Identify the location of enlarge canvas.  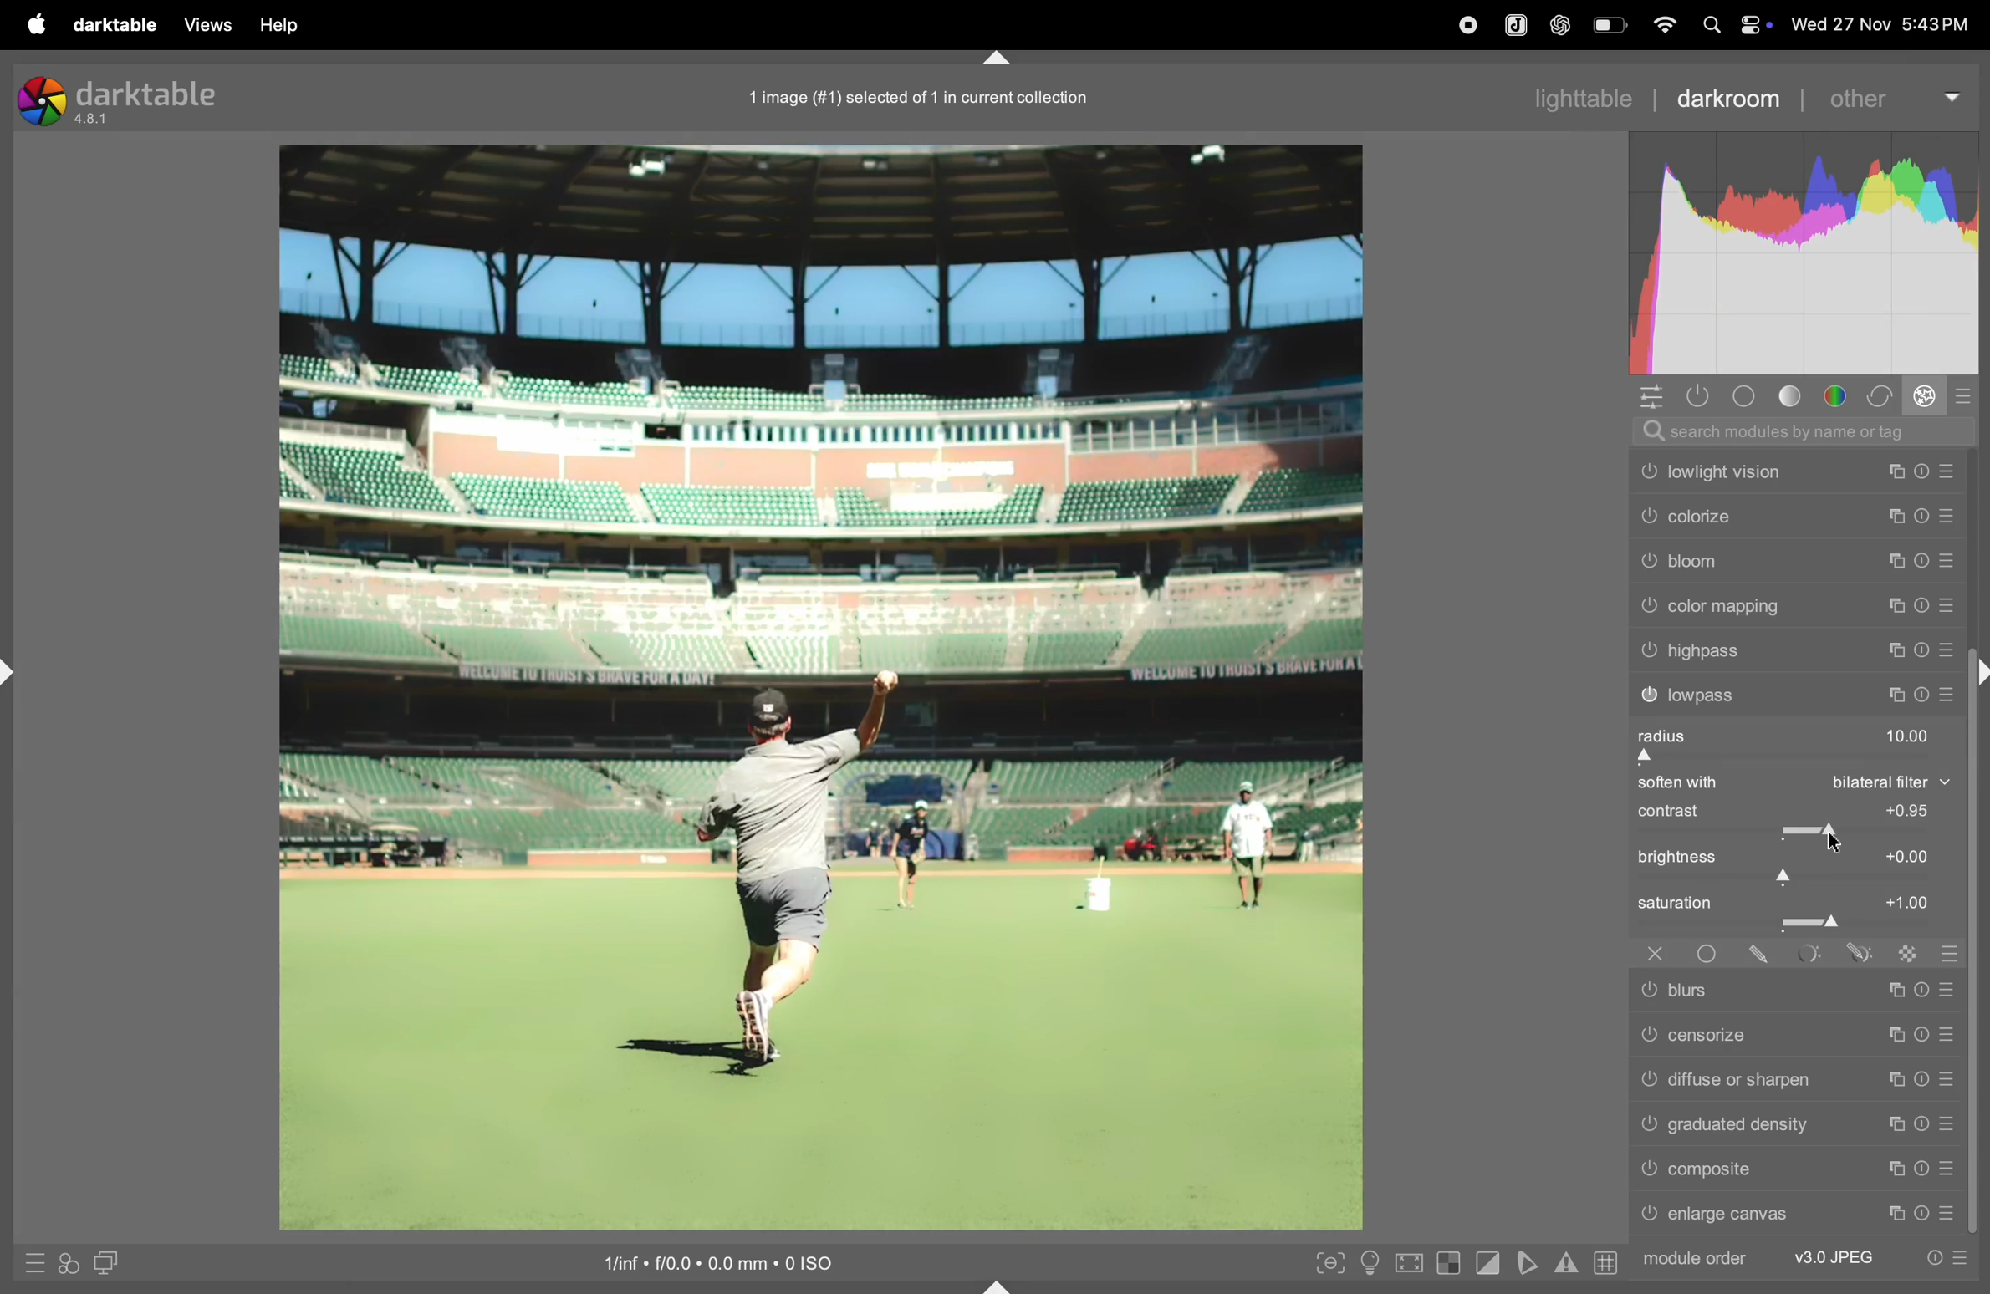
(1799, 1215).